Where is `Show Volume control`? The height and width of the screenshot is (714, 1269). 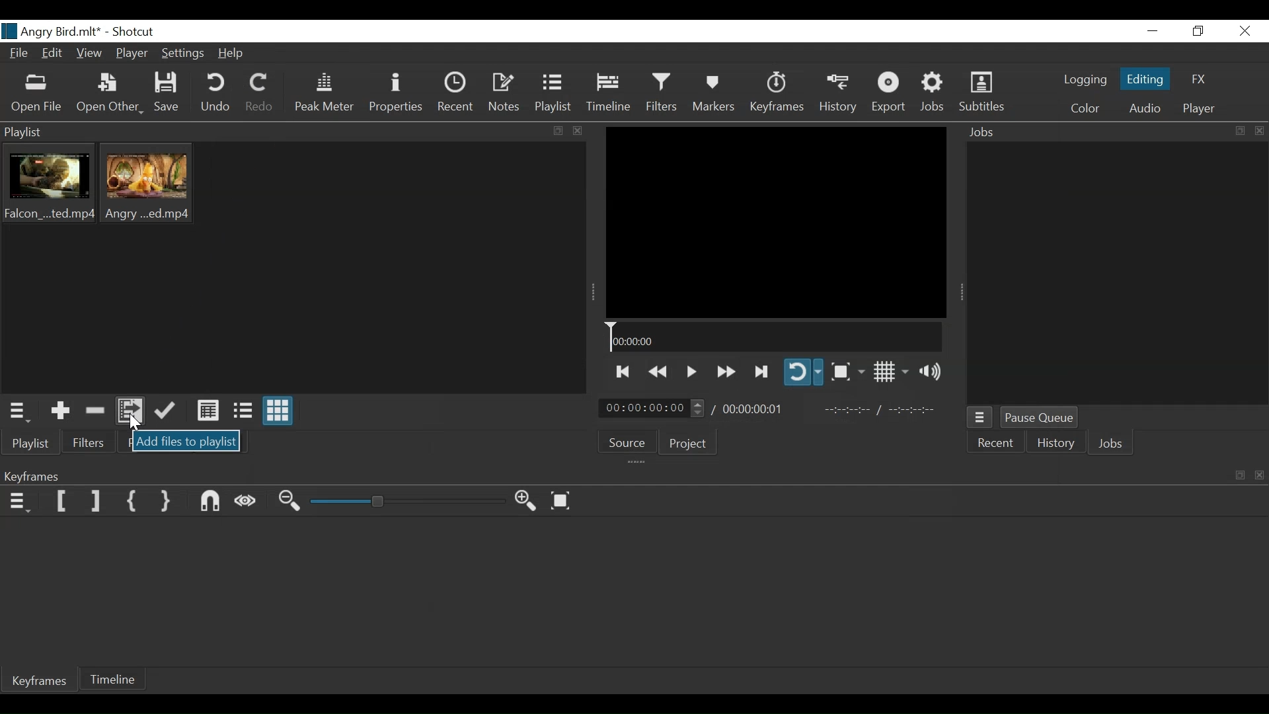
Show Volume control is located at coordinates (934, 373).